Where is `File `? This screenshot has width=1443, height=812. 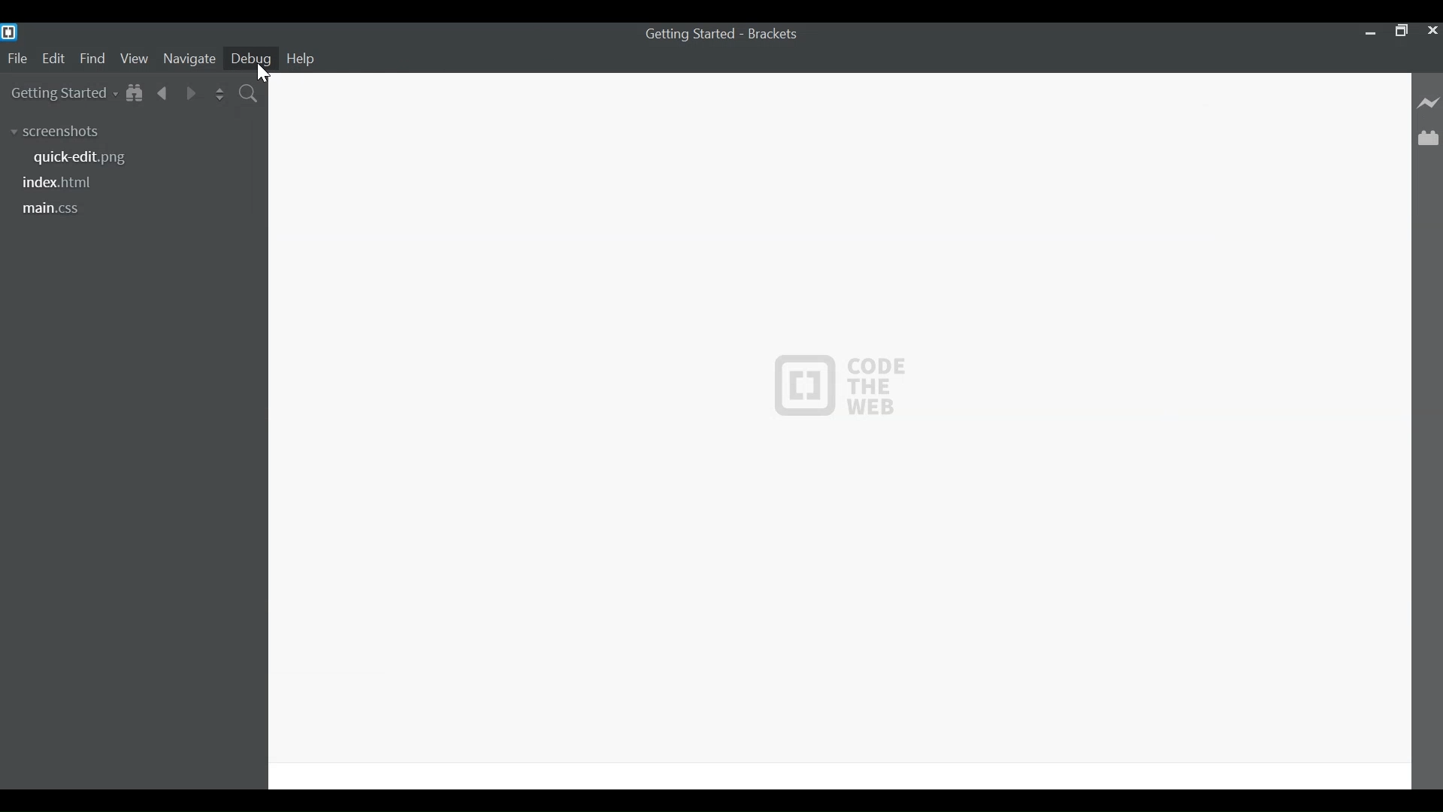
File  is located at coordinates (14, 57).